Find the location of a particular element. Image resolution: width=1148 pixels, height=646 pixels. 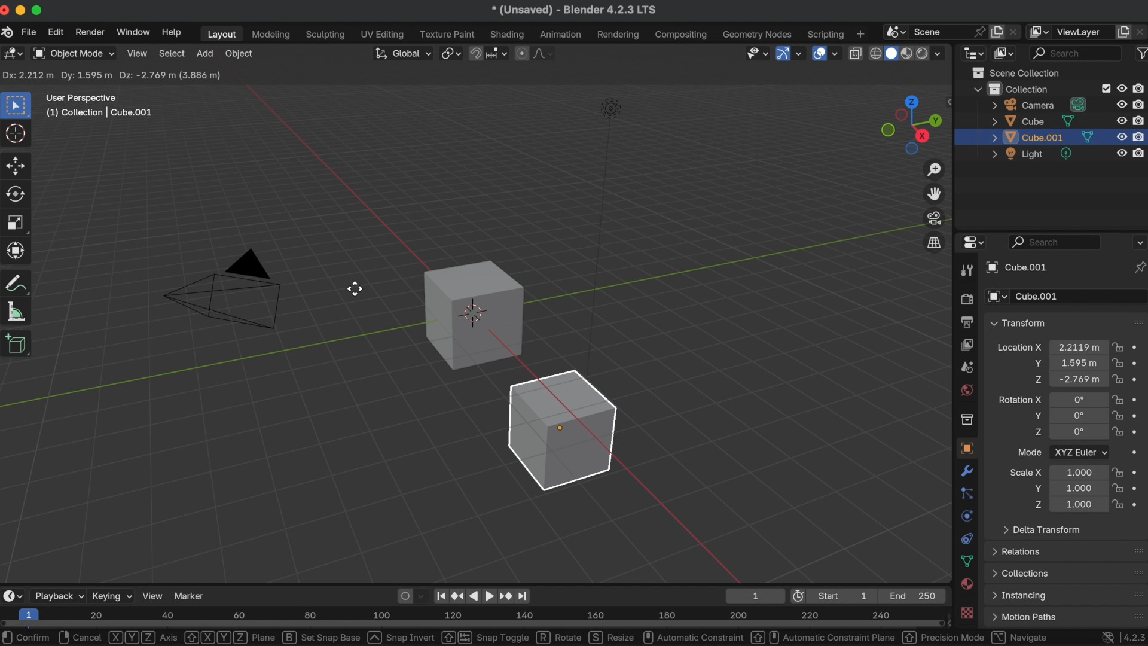

composting is located at coordinates (683, 35).